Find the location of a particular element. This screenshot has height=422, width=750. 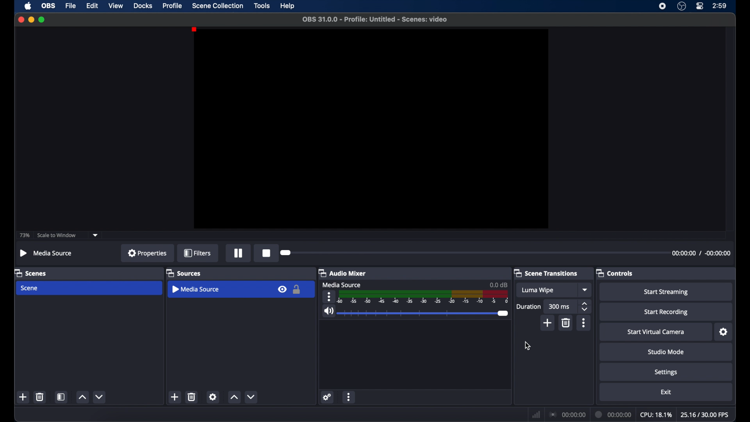

media source is located at coordinates (195, 289).